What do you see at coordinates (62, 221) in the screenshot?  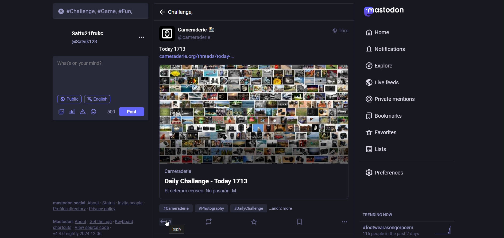 I see `mastodon` at bounding box center [62, 221].